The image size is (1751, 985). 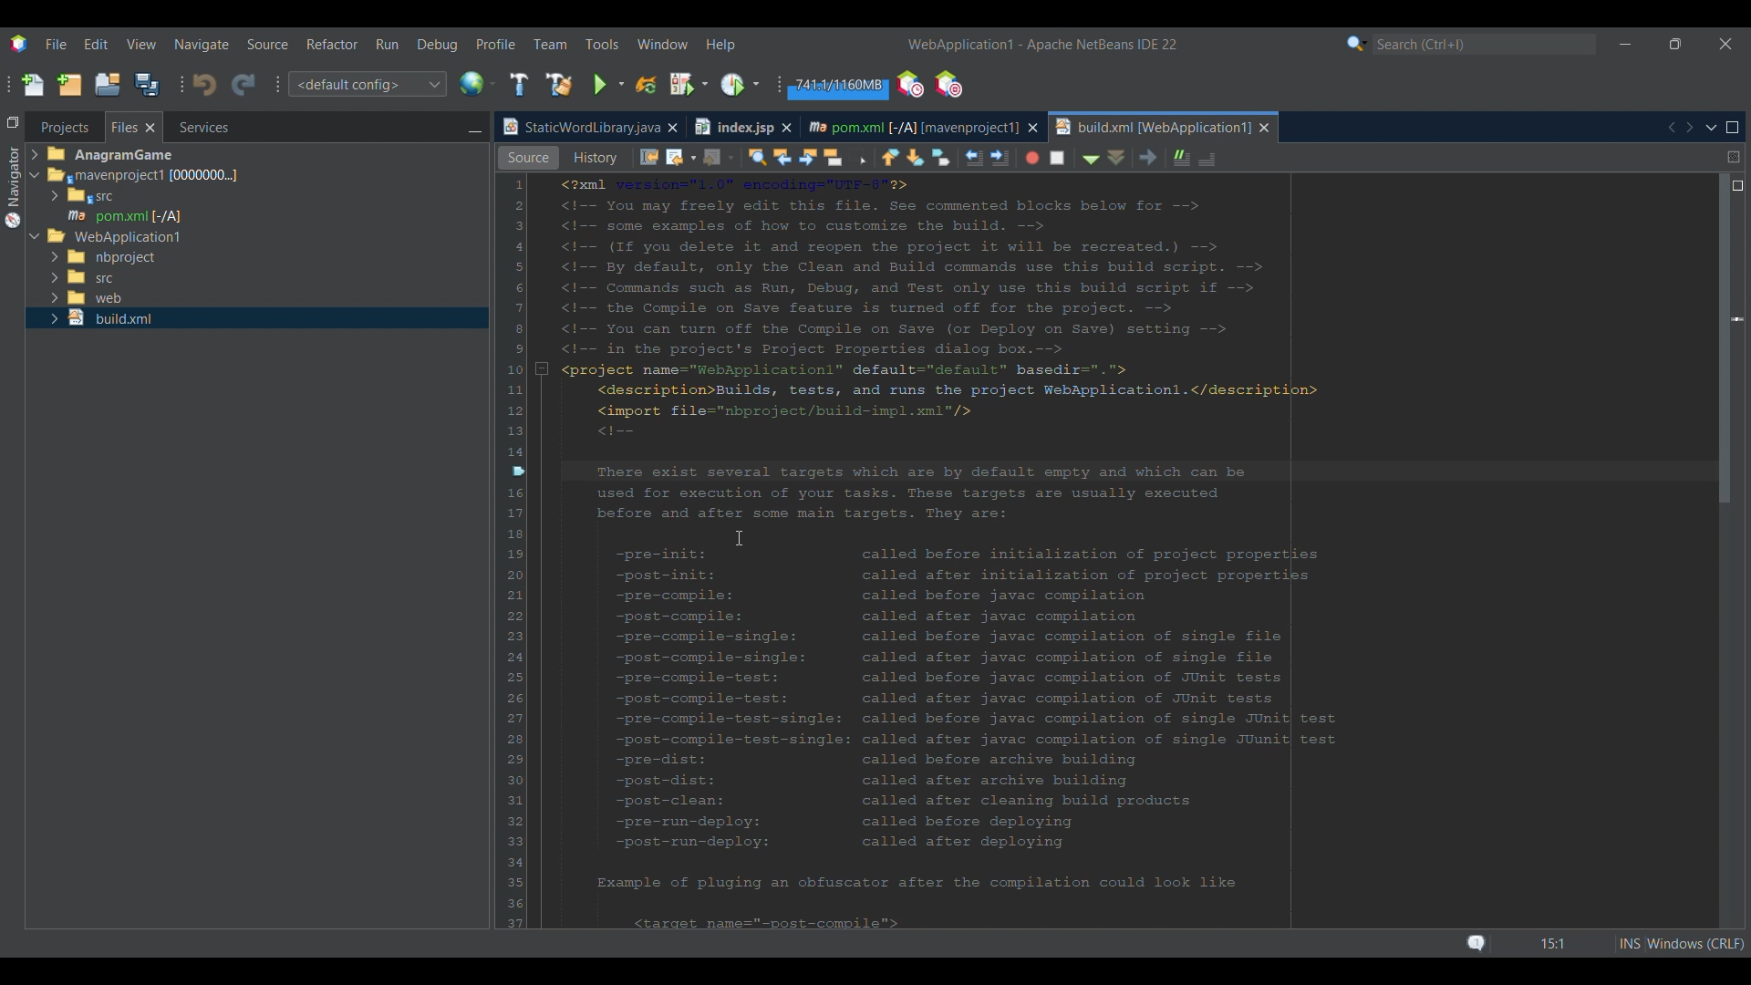 What do you see at coordinates (1671, 128) in the screenshot?
I see `Previous` at bounding box center [1671, 128].